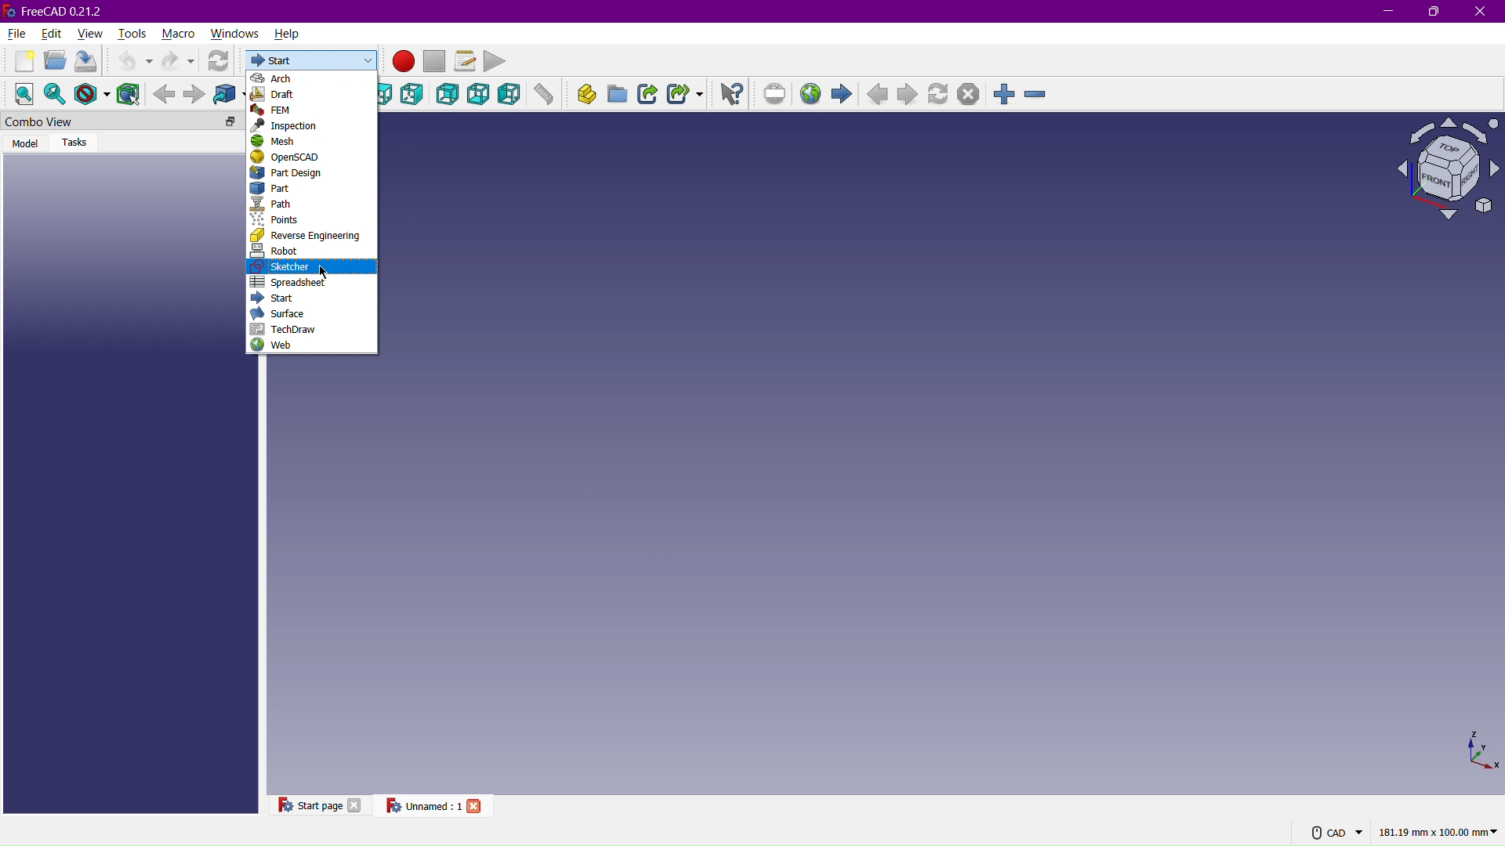 Image resolution: width=1505 pixels, height=846 pixels. What do you see at coordinates (356, 805) in the screenshot?
I see `close` at bounding box center [356, 805].